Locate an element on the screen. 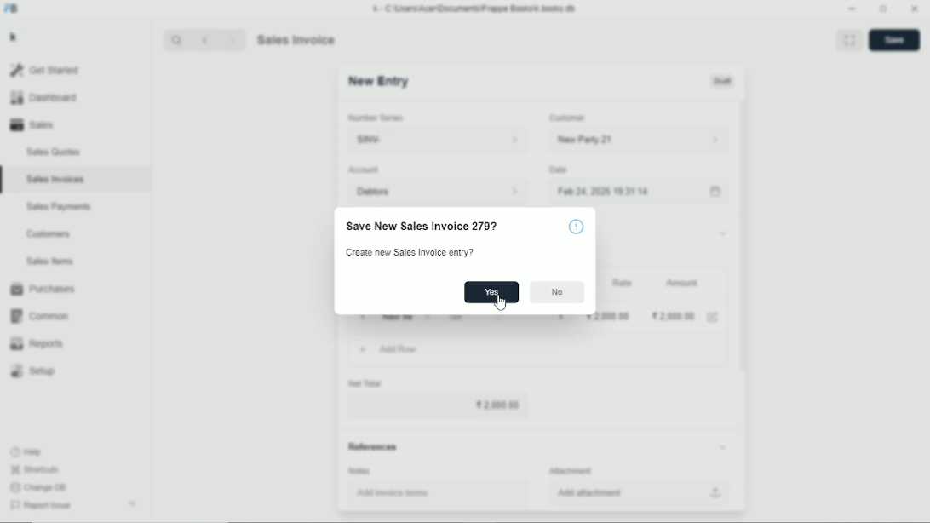 The image size is (930, 523). Reports is located at coordinates (36, 344).